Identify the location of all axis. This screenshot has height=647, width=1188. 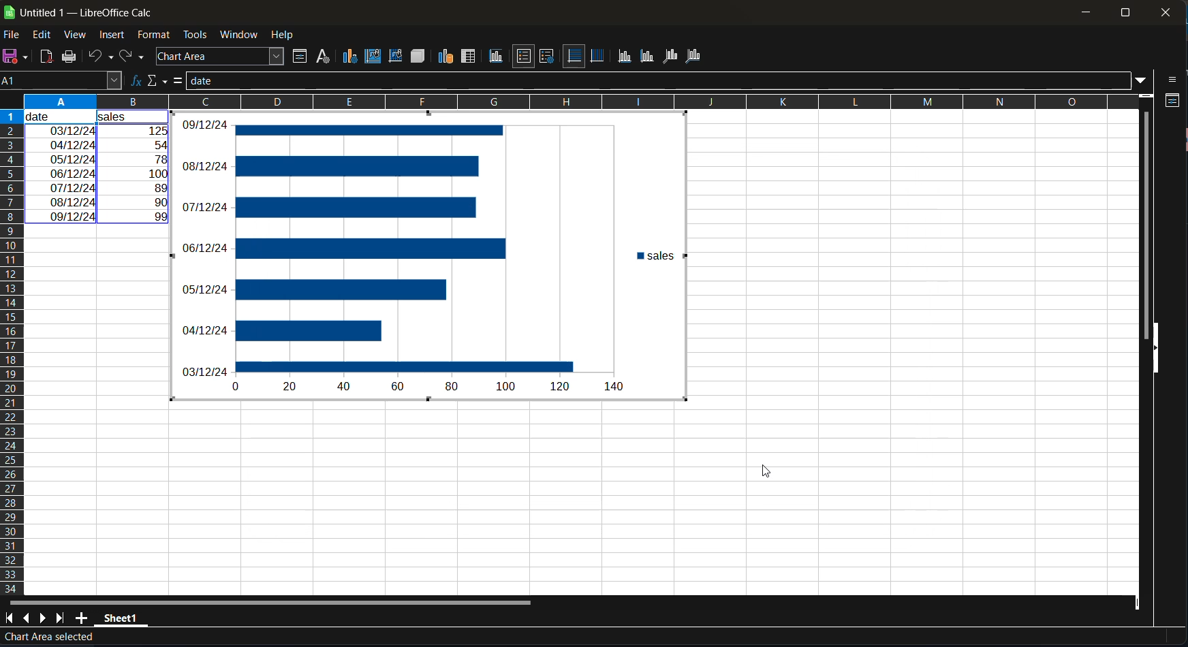
(695, 56).